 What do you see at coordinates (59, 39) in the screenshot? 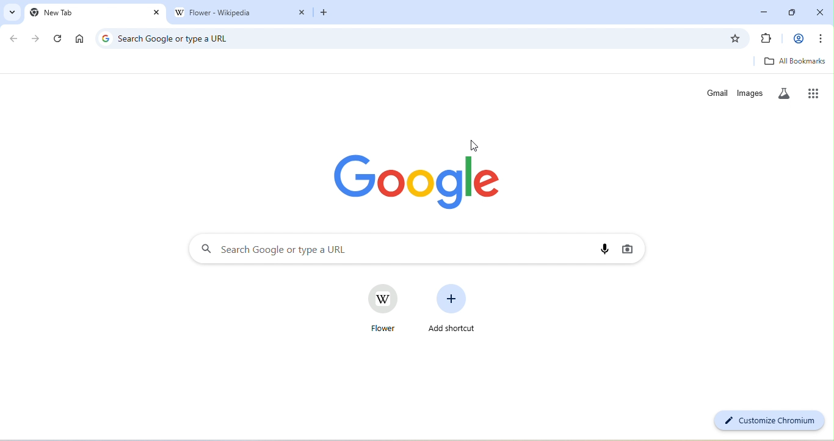
I see `reload the page` at bounding box center [59, 39].